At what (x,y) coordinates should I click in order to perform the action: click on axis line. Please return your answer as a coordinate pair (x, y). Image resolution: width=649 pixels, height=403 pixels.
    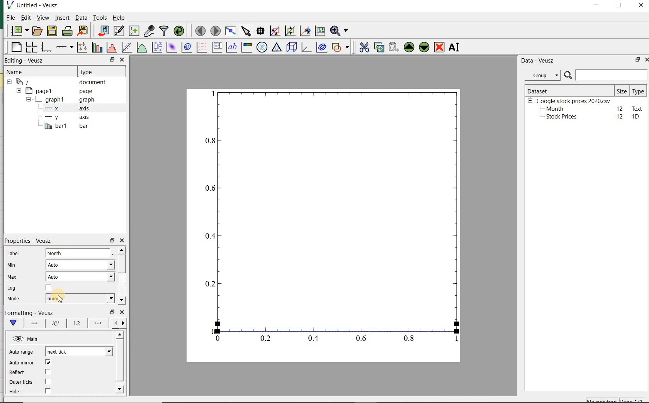
    Looking at the image, I should click on (32, 323).